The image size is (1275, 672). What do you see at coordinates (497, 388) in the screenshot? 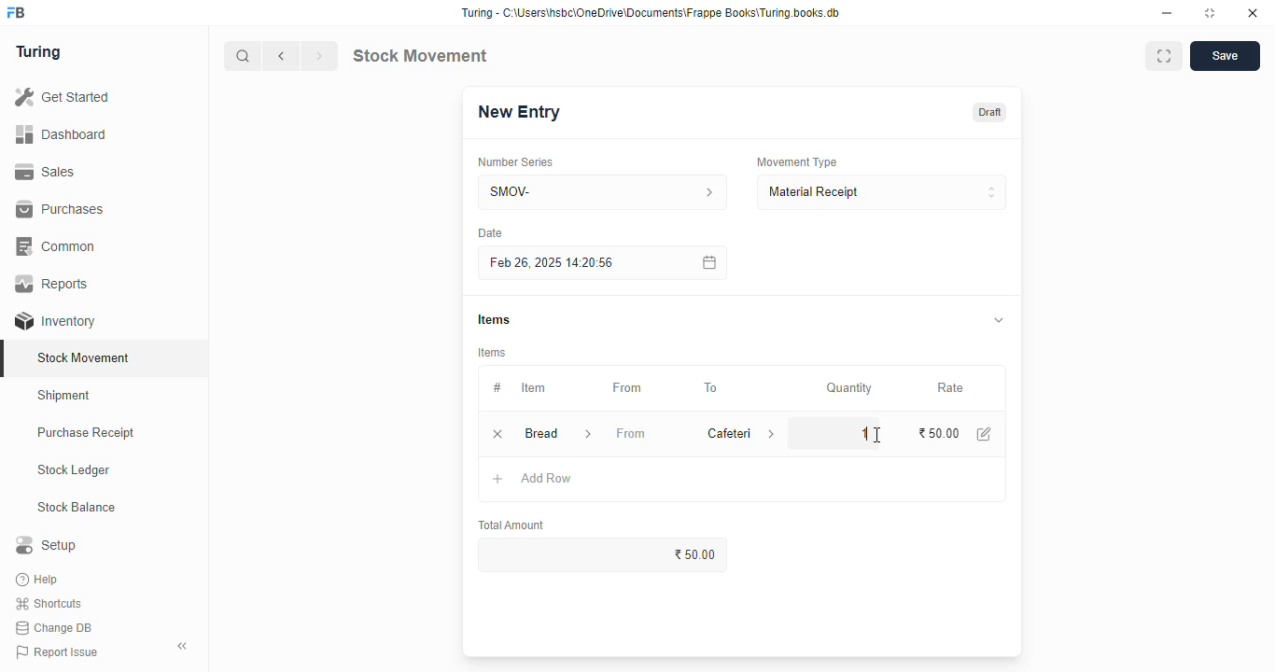
I see `#` at bounding box center [497, 388].